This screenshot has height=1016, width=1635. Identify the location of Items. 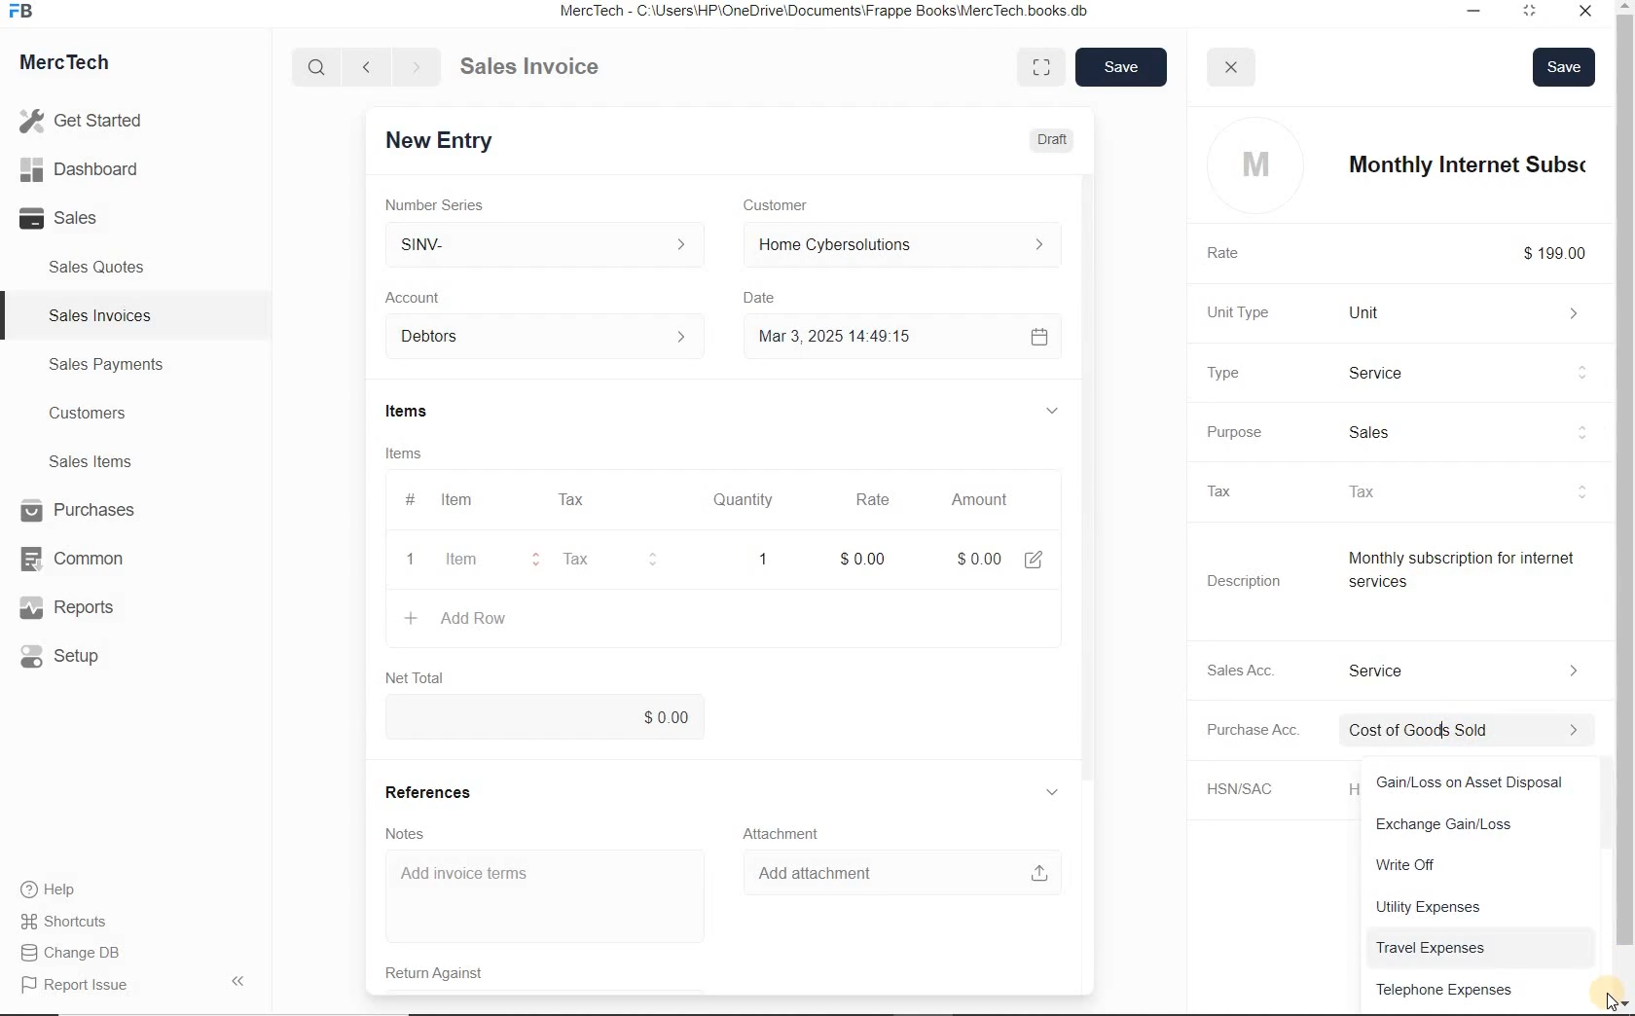
(433, 413).